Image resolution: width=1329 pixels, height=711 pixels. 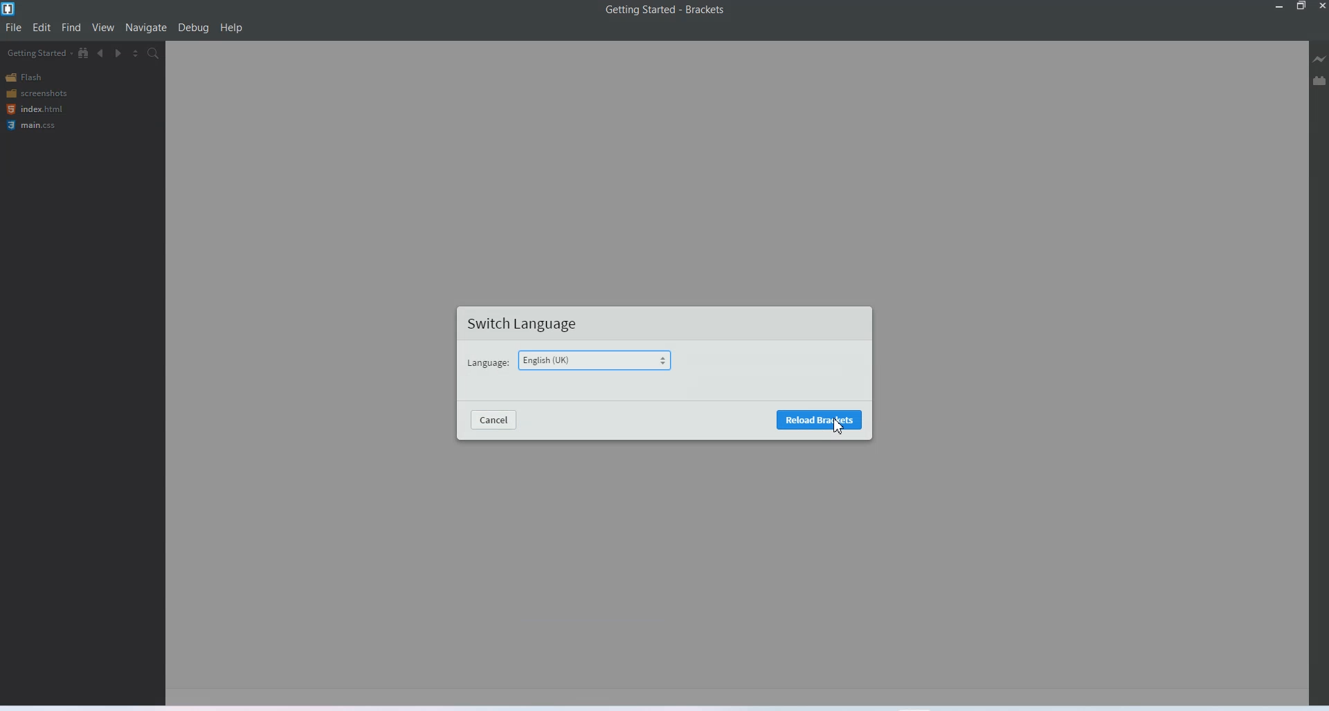 I want to click on Show in the file tree, so click(x=84, y=53).